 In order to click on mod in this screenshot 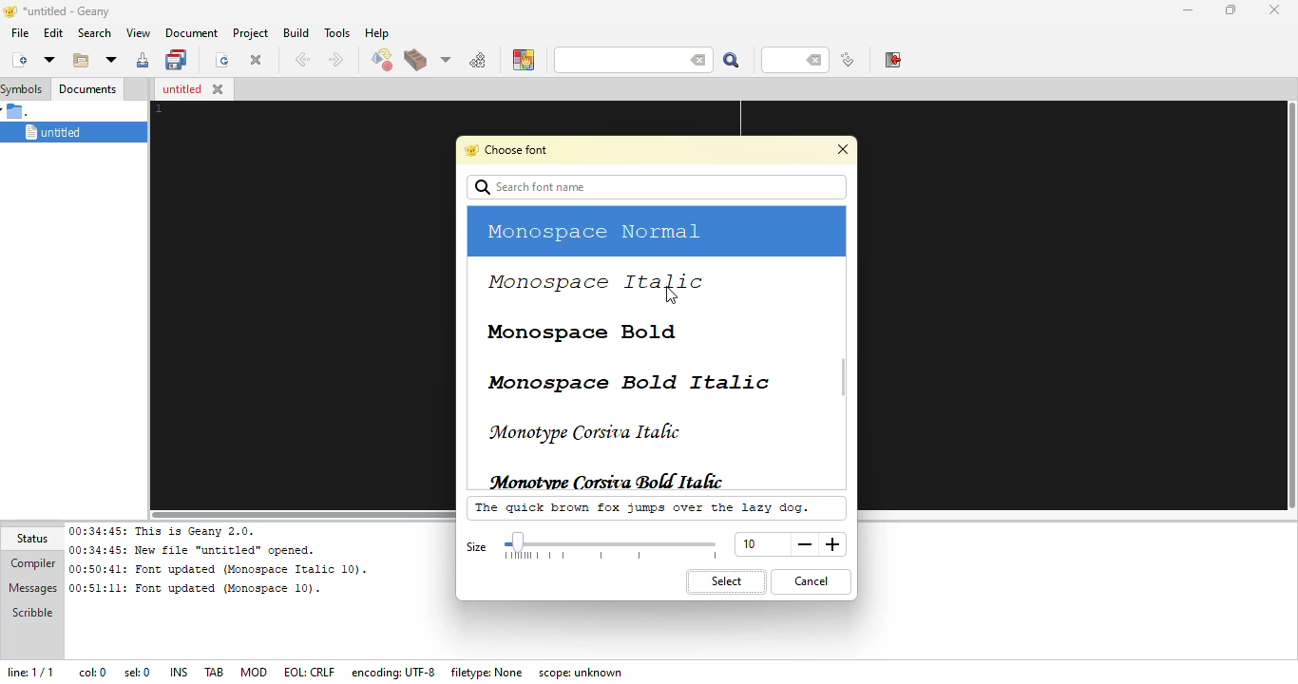, I will do `click(254, 671)`.